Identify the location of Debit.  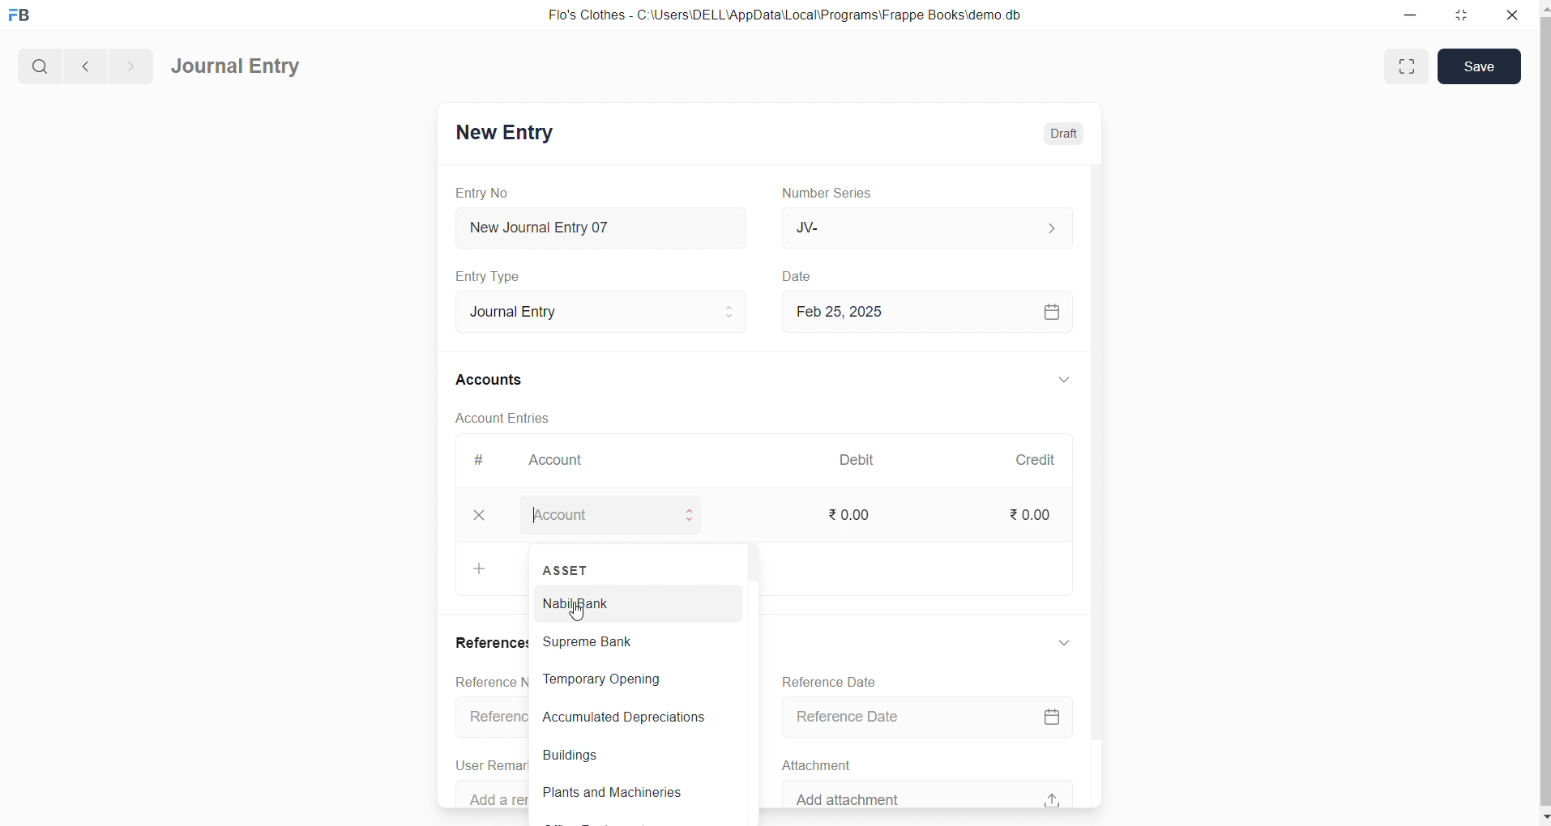
(865, 458).